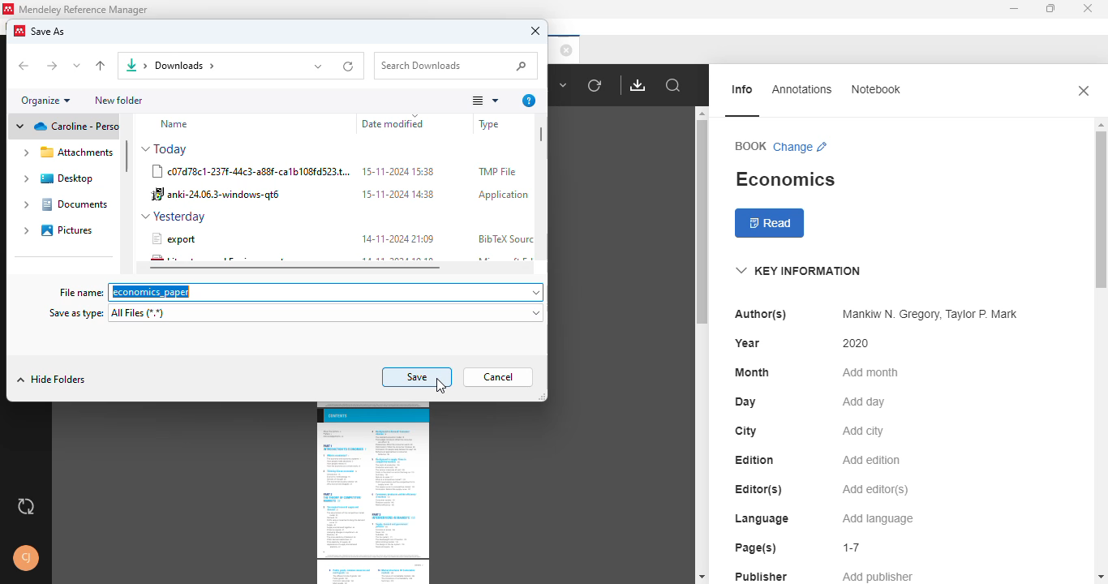 Image resolution: width=1108 pixels, height=584 pixels. What do you see at coordinates (761, 314) in the screenshot?
I see `author(s)` at bounding box center [761, 314].